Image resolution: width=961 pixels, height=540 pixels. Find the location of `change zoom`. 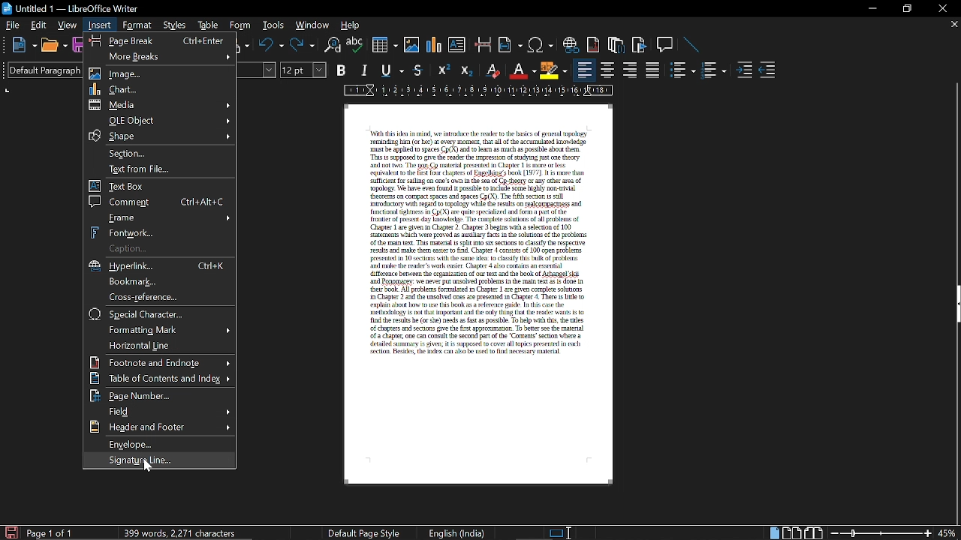

change zoom is located at coordinates (878, 533).